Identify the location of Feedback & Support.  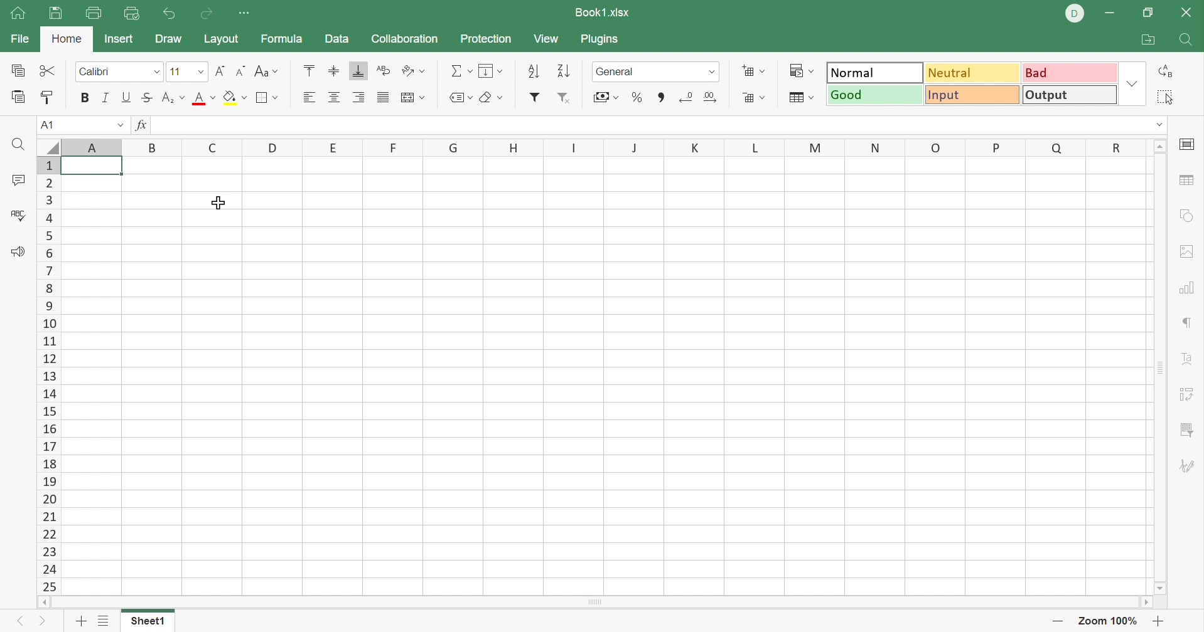
(19, 253).